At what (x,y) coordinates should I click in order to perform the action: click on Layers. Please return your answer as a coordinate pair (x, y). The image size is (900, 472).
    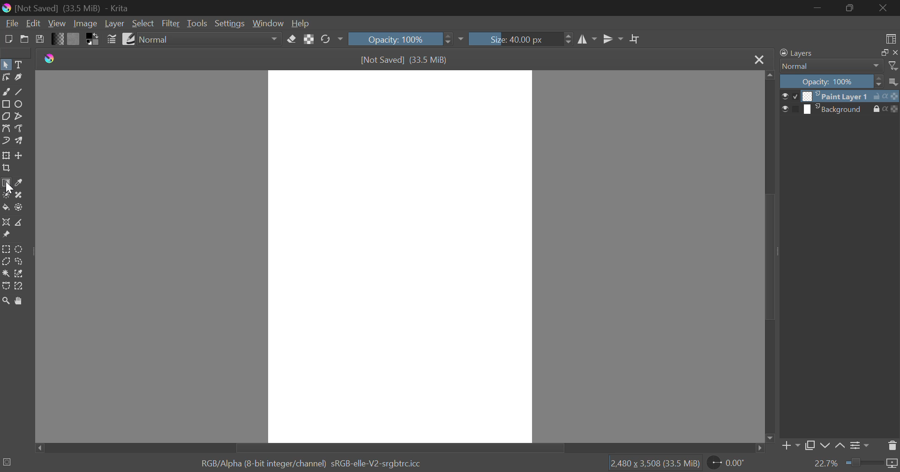
    Looking at the image, I should click on (796, 53).